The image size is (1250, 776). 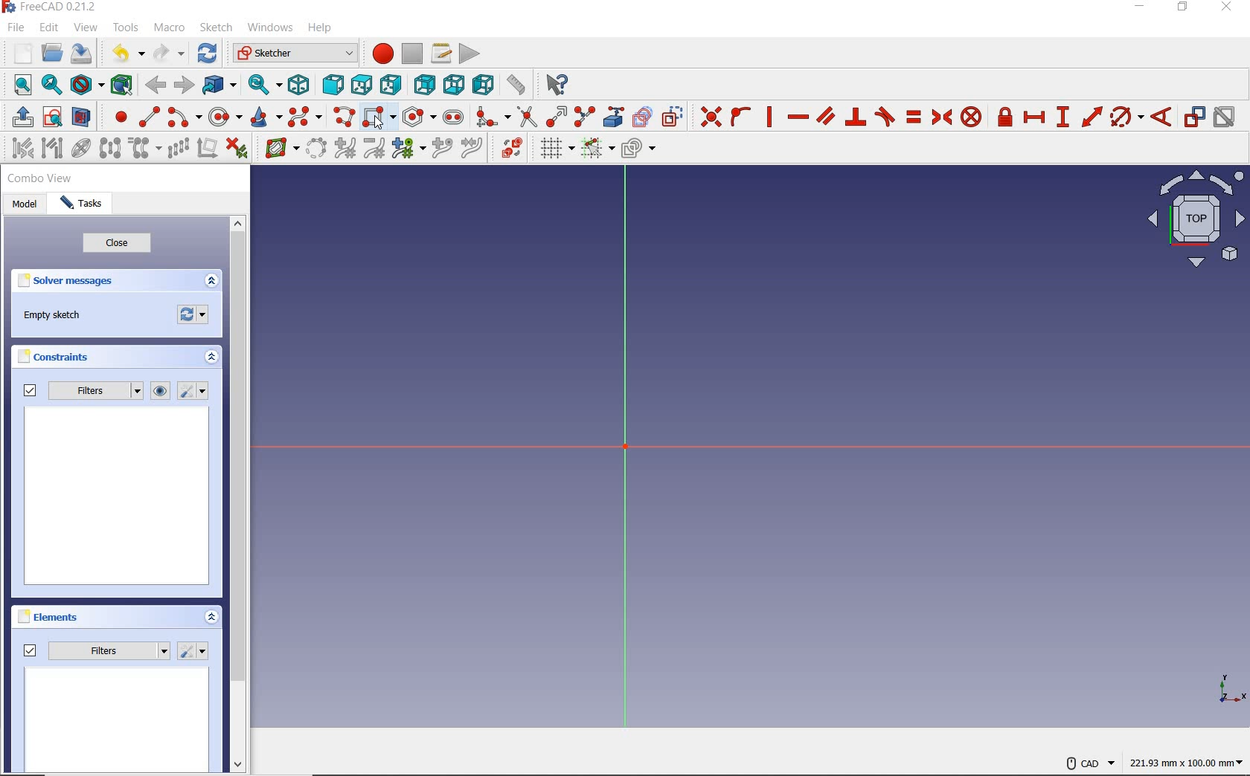 What do you see at coordinates (118, 117) in the screenshot?
I see `create point` at bounding box center [118, 117].